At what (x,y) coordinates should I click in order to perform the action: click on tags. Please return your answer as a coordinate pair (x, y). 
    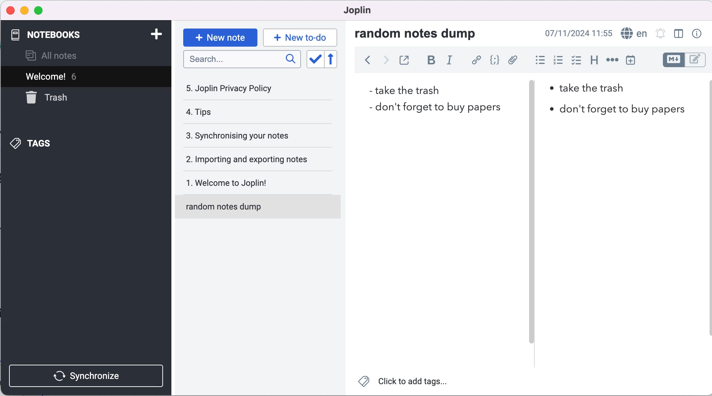
    Looking at the image, I should click on (52, 143).